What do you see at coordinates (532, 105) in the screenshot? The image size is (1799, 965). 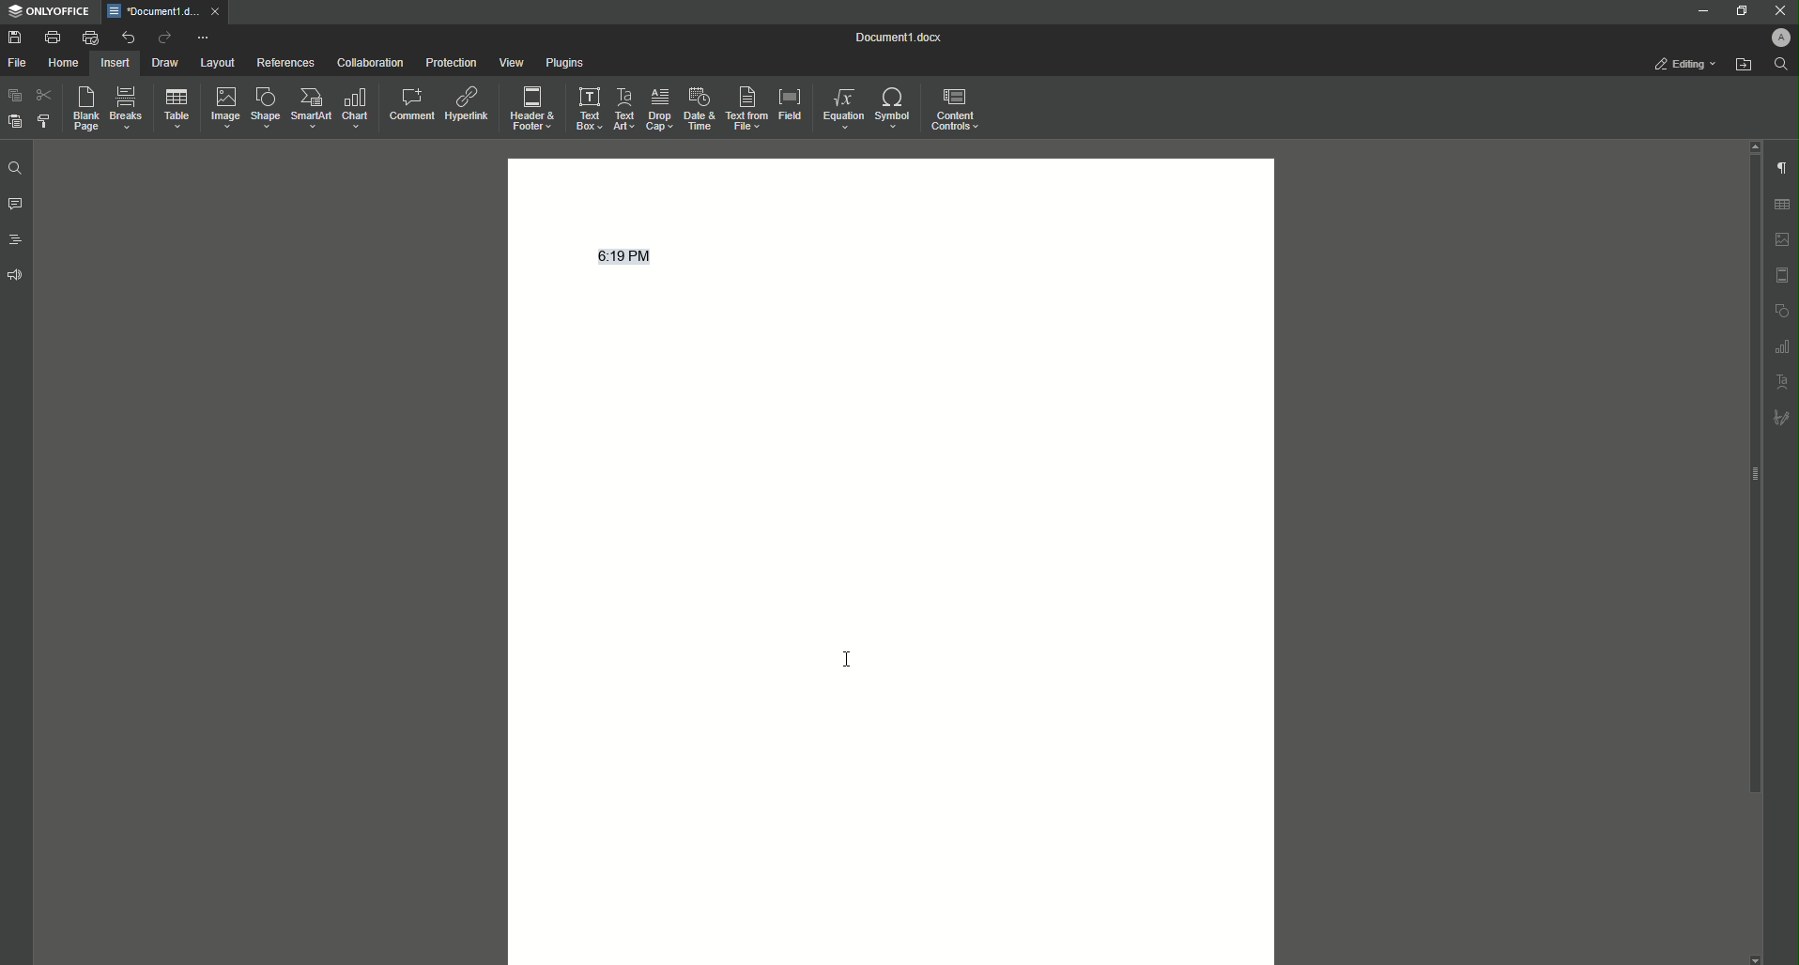 I see `Header and Footer` at bounding box center [532, 105].